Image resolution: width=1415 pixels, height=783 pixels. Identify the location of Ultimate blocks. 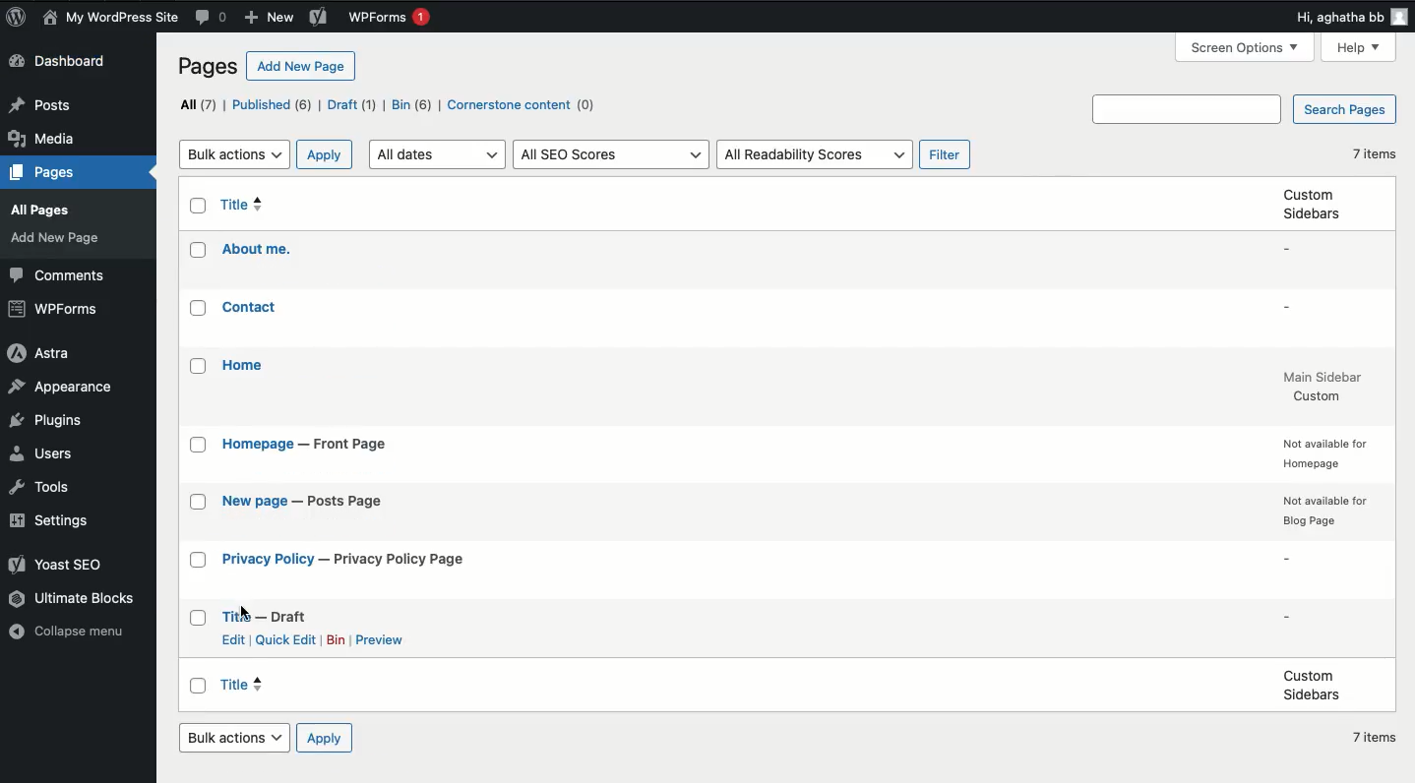
(76, 600).